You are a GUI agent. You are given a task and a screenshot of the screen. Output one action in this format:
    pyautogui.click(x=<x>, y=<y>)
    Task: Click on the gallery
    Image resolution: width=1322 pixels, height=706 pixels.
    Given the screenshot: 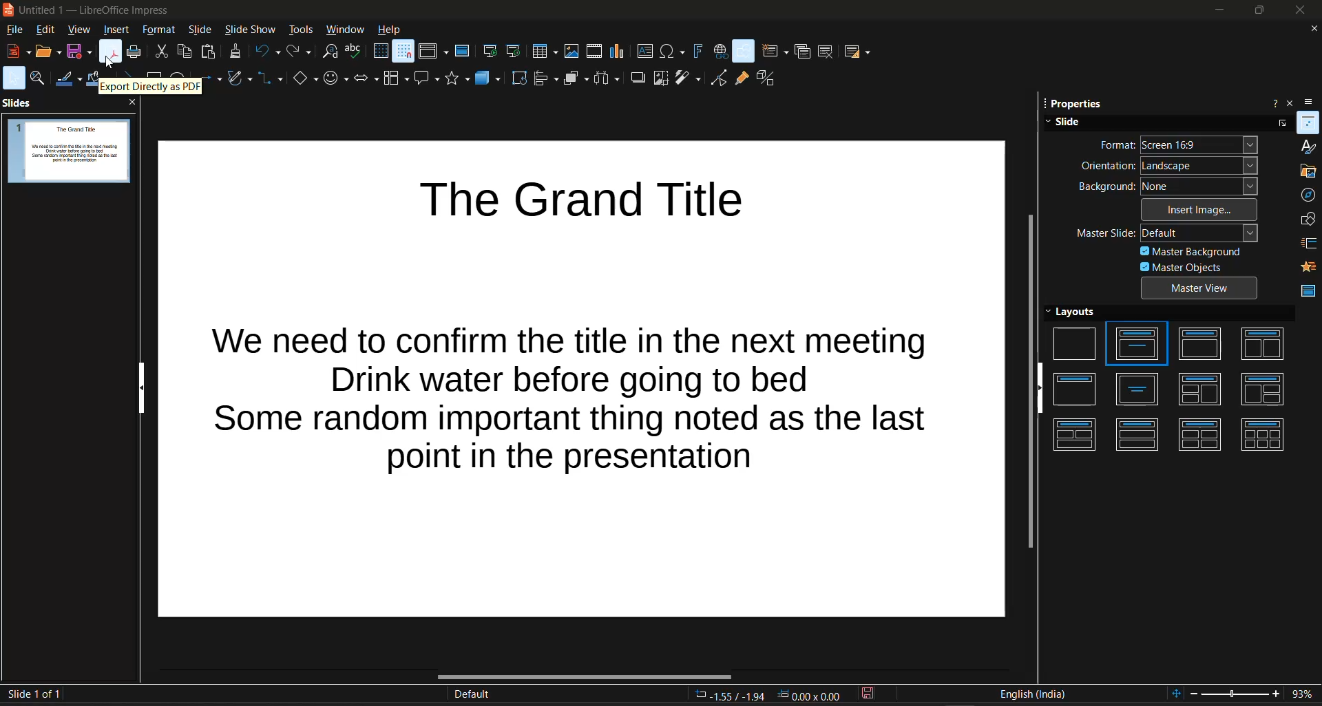 What is the action you would take?
    pyautogui.click(x=1306, y=171)
    